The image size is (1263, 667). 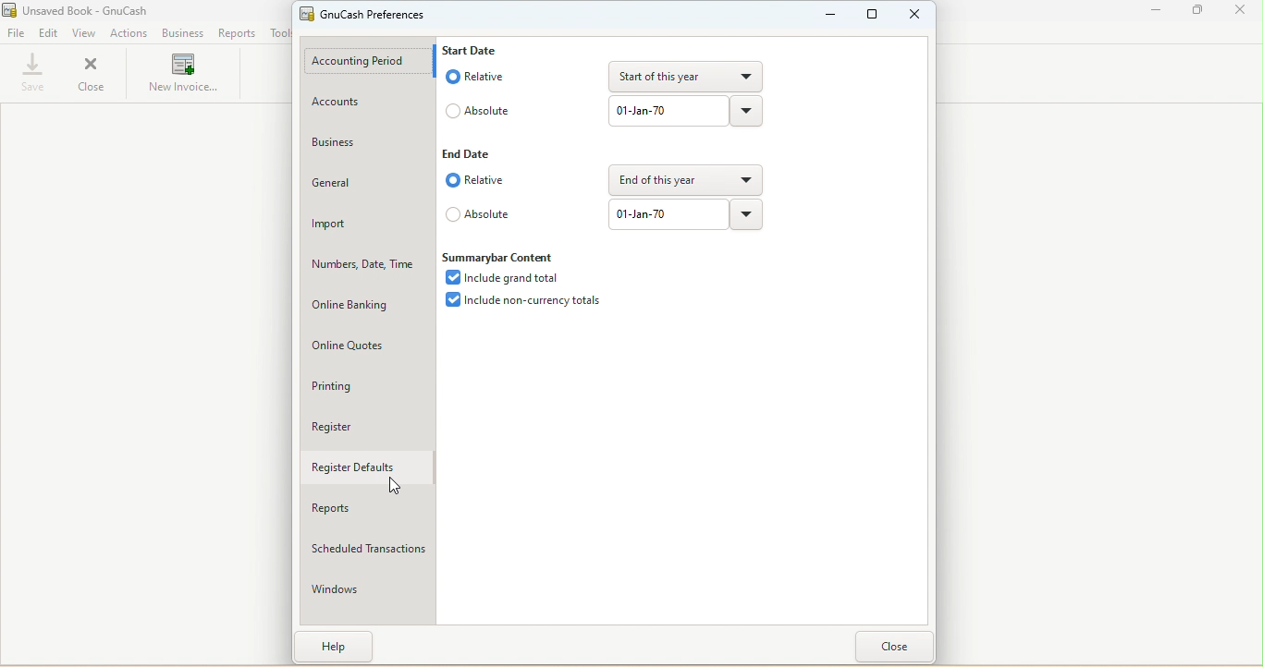 What do you see at coordinates (831, 18) in the screenshot?
I see `Minimize` at bounding box center [831, 18].